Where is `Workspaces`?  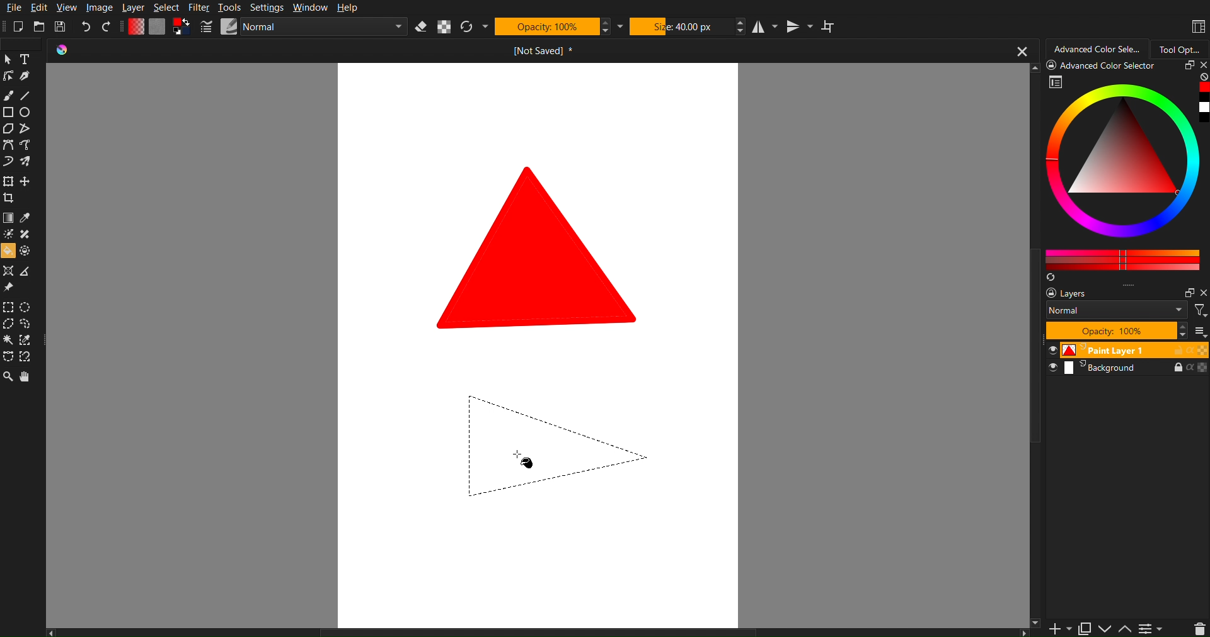 Workspaces is located at coordinates (1196, 25).